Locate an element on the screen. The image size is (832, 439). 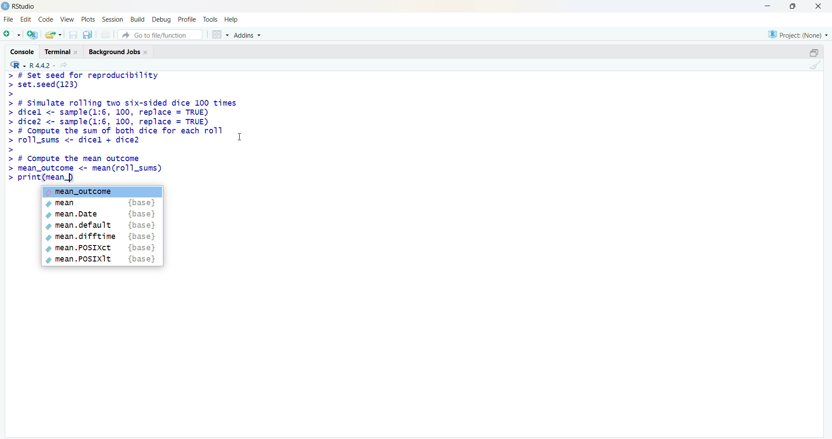
maximise is located at coordinates (795, 6).